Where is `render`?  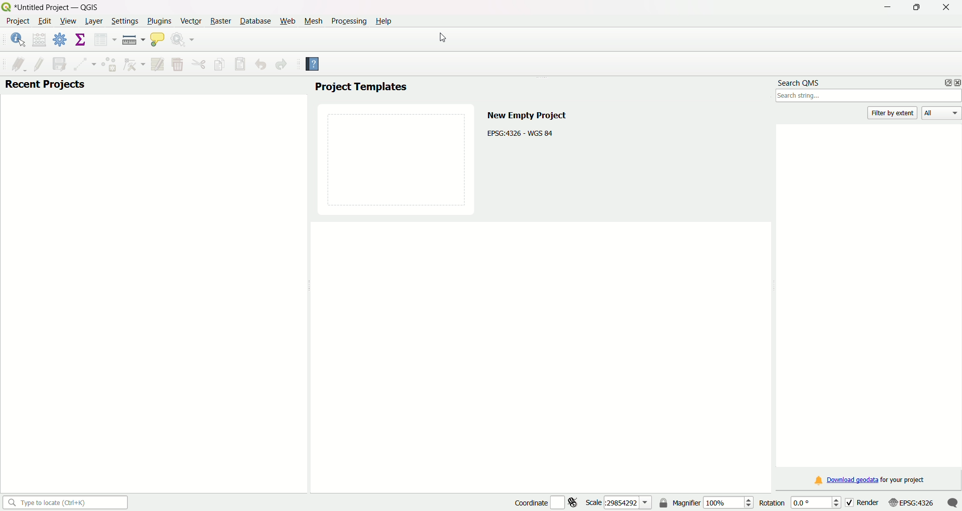 render is located at coordinates (862, 501).